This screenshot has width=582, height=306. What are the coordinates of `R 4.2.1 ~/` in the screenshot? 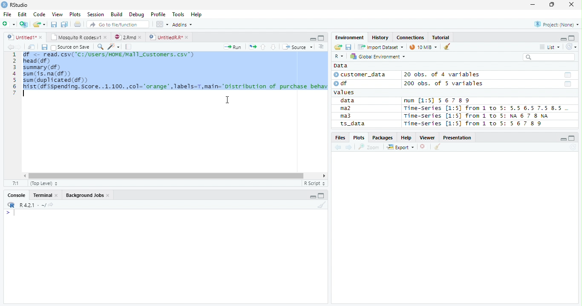 It's located at (32, 205).